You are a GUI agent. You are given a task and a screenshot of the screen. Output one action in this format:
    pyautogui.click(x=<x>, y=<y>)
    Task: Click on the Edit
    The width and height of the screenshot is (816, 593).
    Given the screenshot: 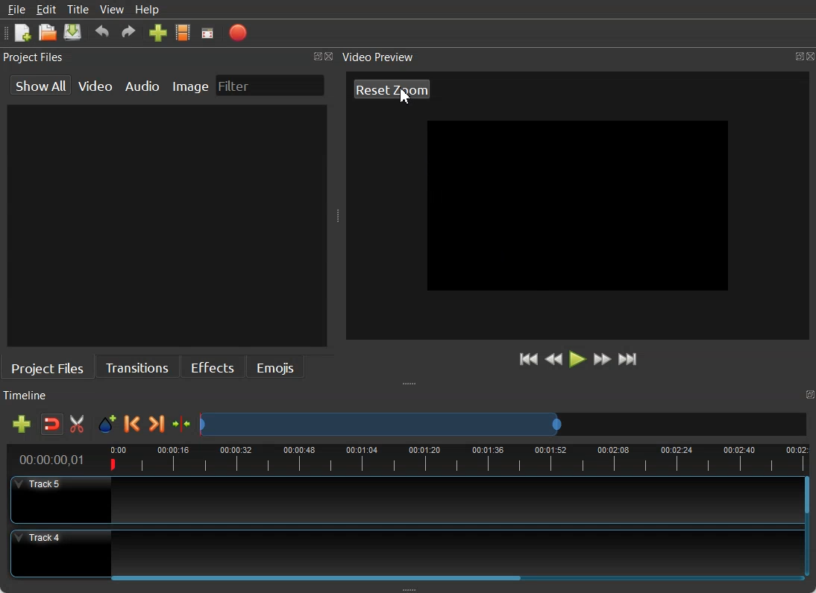 What is the action you would take?
    pyautogui.click(x=47, y=8)
    